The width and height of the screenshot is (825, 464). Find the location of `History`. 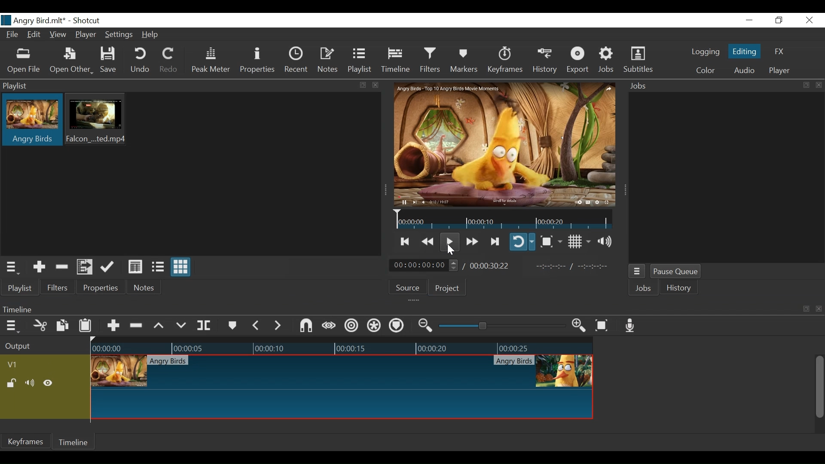

History is located at coordinates (546, 61).